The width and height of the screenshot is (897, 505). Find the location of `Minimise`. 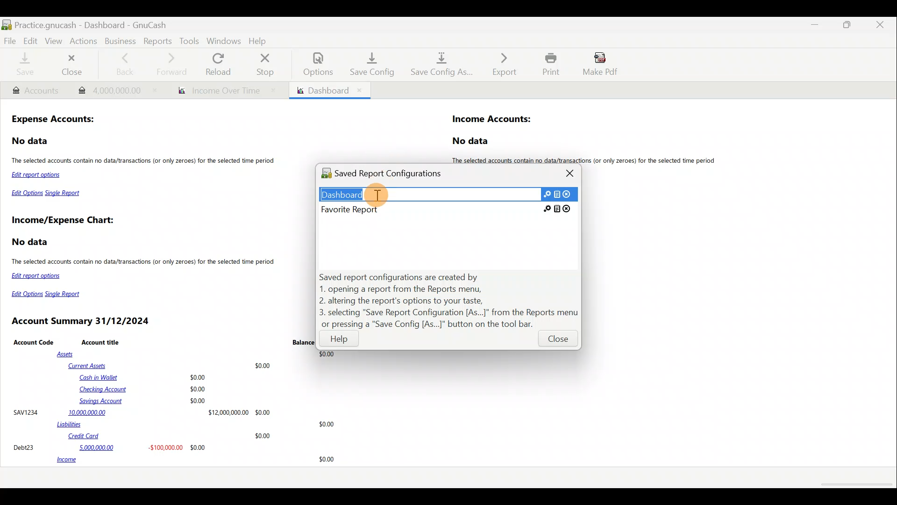

Minimise is located at coordinates (817, 25).